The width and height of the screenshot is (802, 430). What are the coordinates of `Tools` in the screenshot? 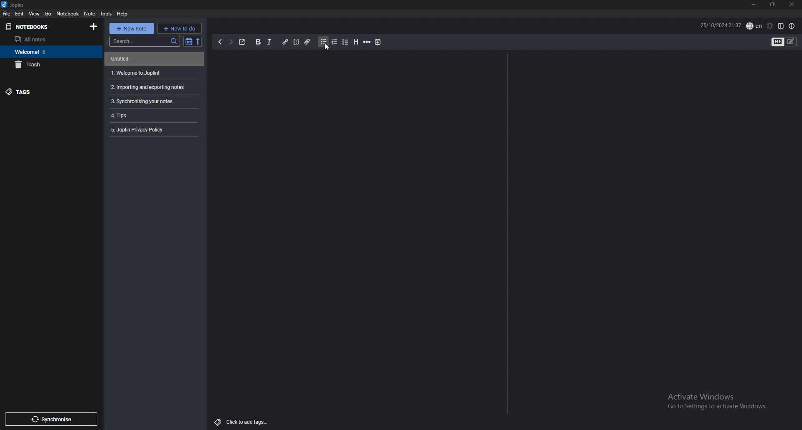 It's located at (106, 13).